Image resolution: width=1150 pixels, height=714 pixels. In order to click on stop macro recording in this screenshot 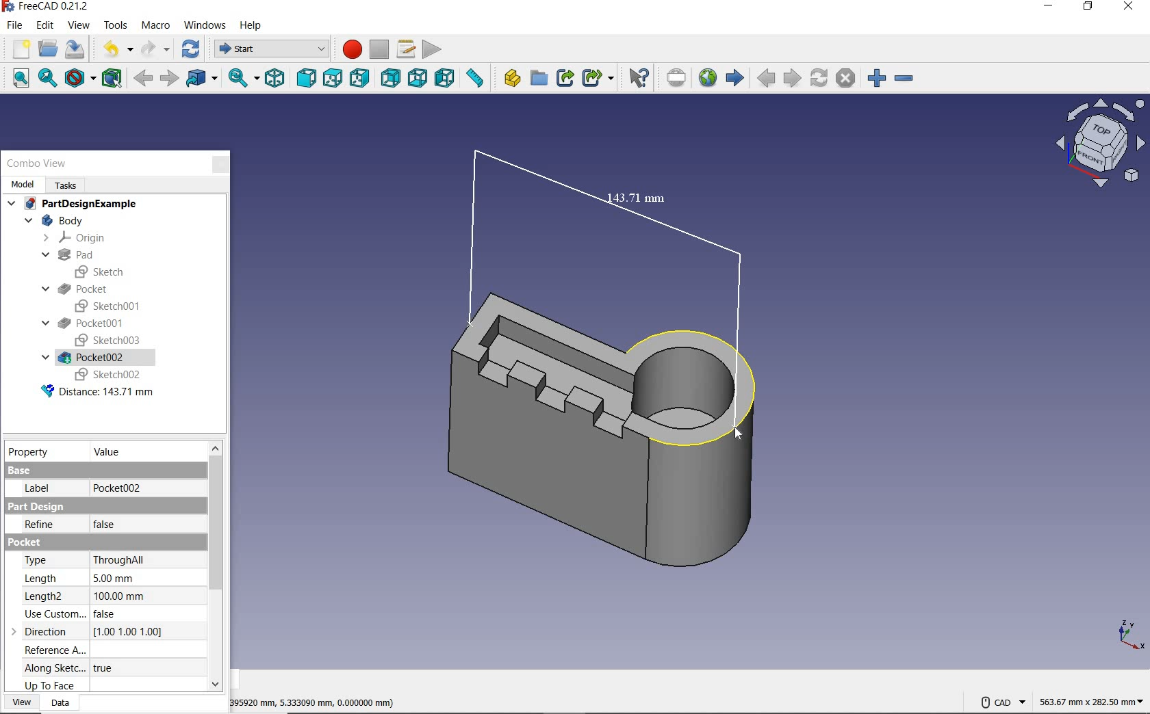, I will do `click(379, 50)`.